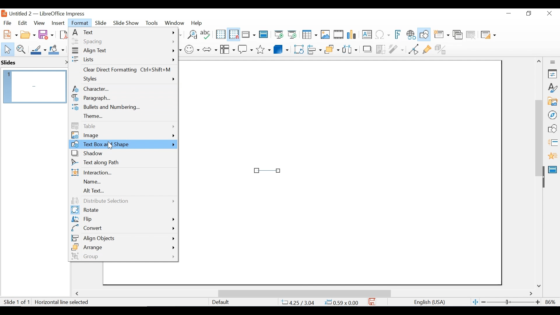 This screenshot has height=315, width=560. I want to click on Start from First Slide, so click(278, 35).